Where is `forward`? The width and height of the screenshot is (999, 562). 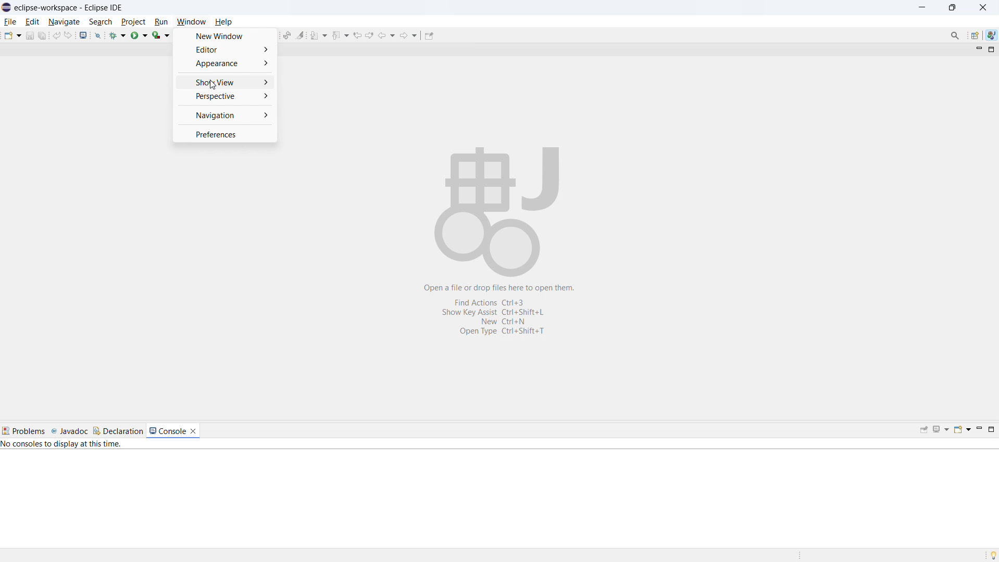
forward is located at coordinates (408, 34).